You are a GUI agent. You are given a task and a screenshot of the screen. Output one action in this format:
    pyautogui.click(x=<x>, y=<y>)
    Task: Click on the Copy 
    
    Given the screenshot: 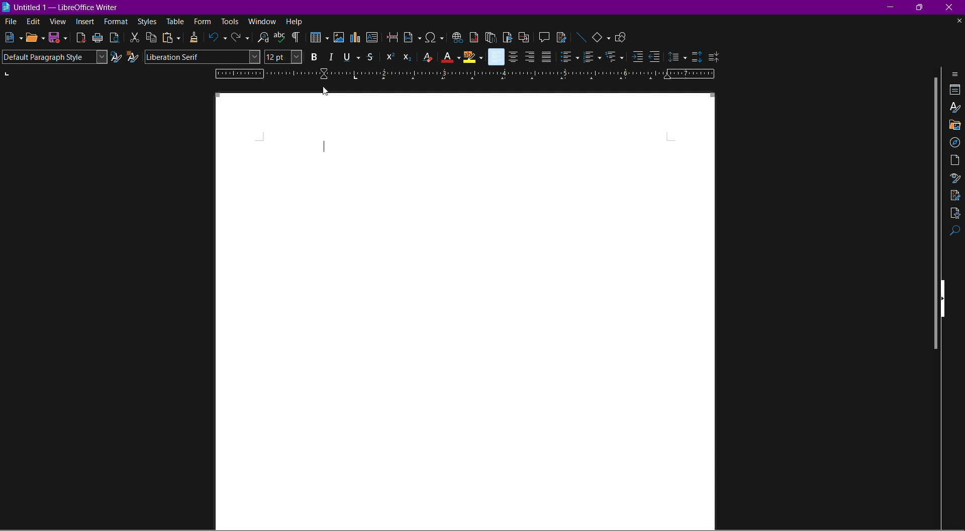 What is the action you would take?
    pyautogui.click(x=151, y=38)
    